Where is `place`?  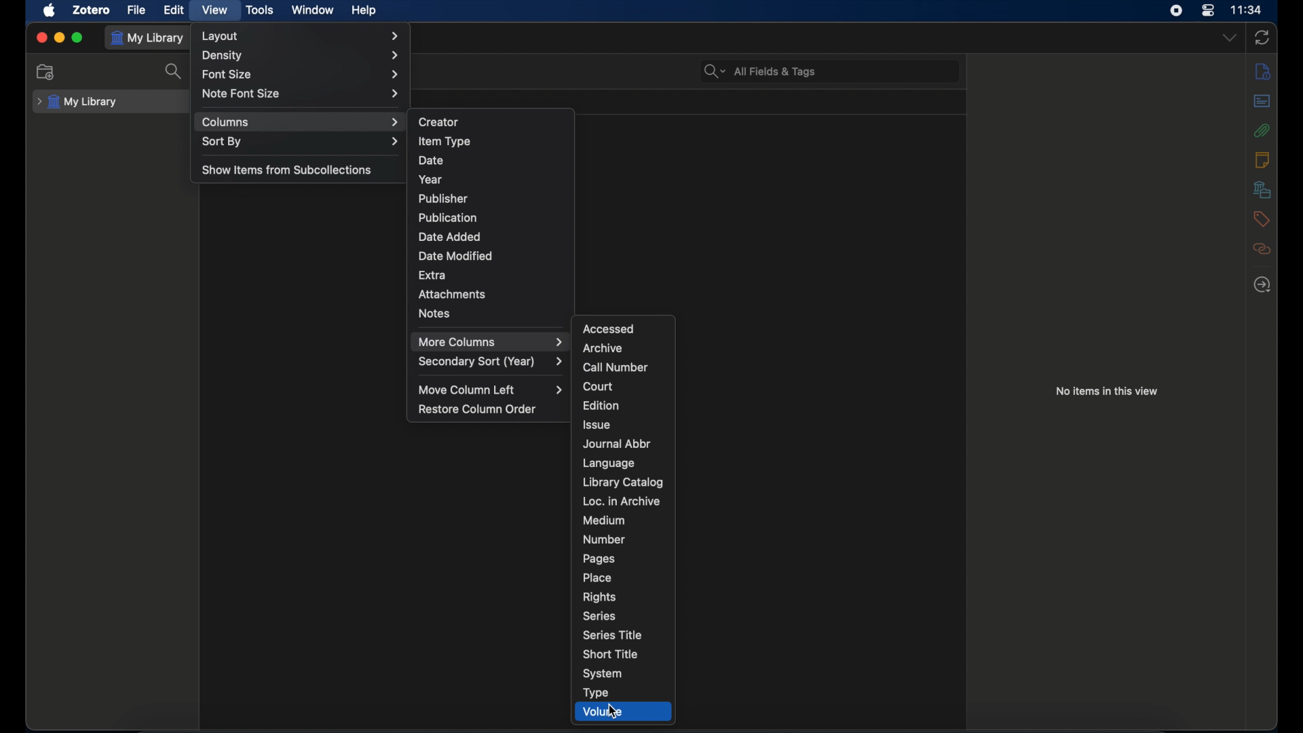 place is located at coordinates (597, 578).